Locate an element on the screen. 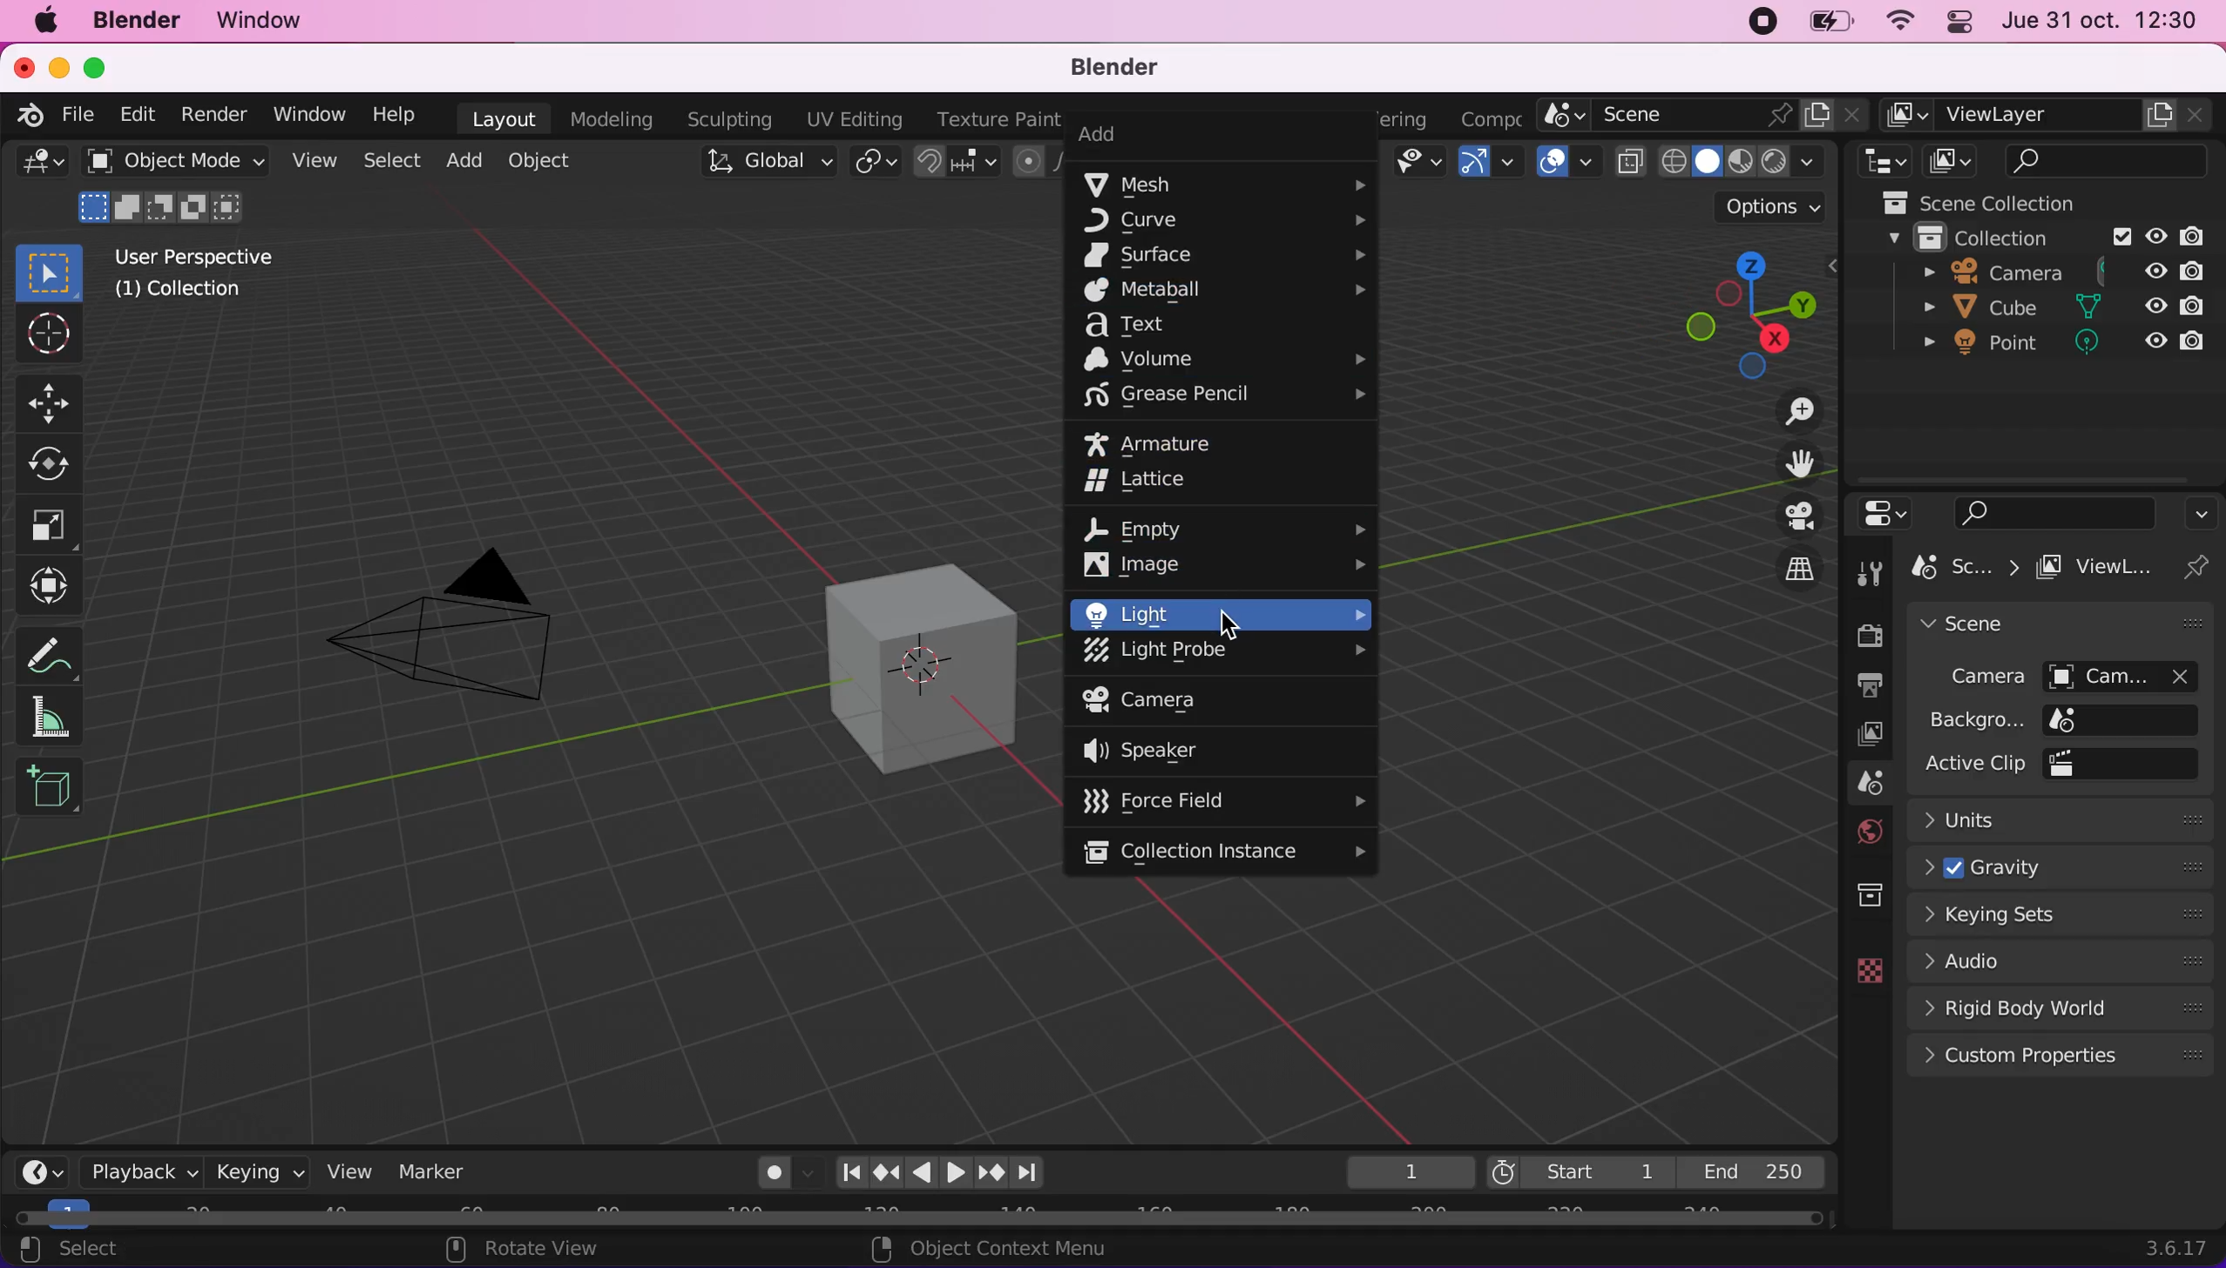  scale is located at coordinates (53, 523).